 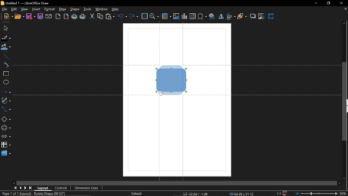 What do you see at coordinates (6, 145) in the screenshot?
I see `flowchart` at bounding box center [6, 145].